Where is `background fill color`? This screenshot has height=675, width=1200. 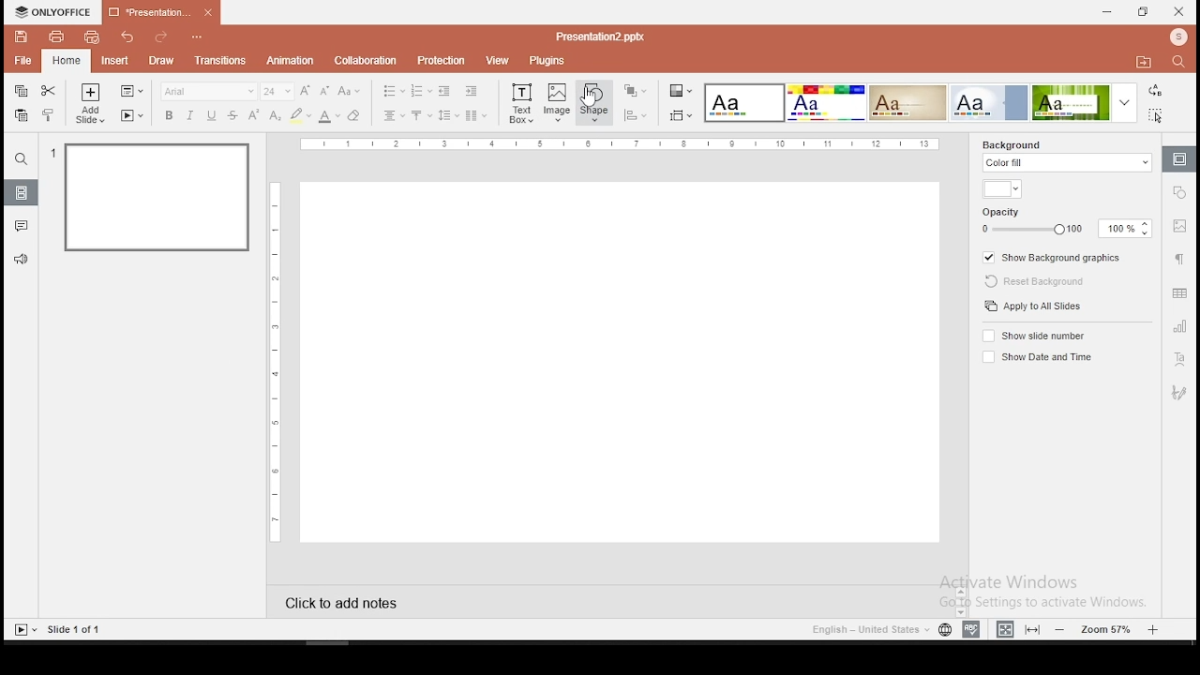
background fill color is located at coordinates (1001, 190).